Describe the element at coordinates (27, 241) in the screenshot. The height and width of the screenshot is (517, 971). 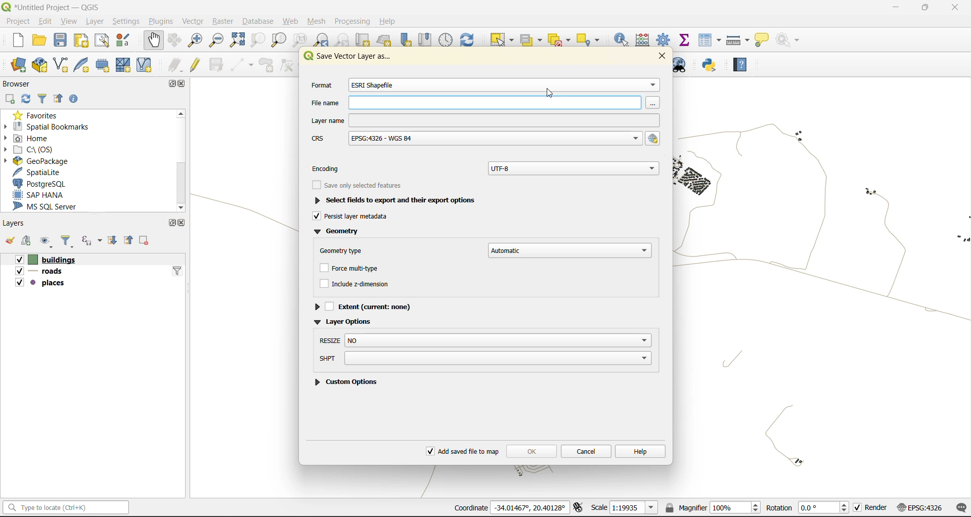
I see `add` at that location.